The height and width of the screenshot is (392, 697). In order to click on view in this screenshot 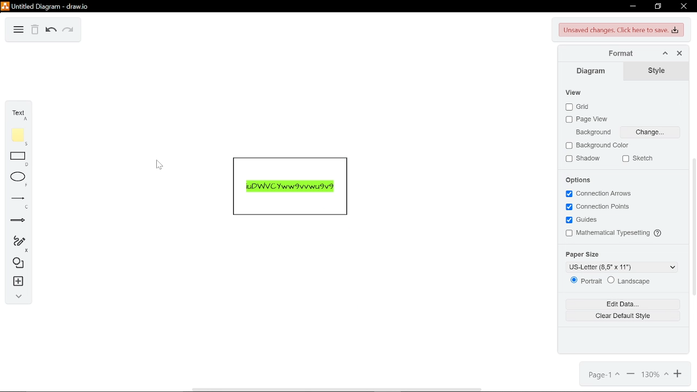, I will do `click(574, 93)`.